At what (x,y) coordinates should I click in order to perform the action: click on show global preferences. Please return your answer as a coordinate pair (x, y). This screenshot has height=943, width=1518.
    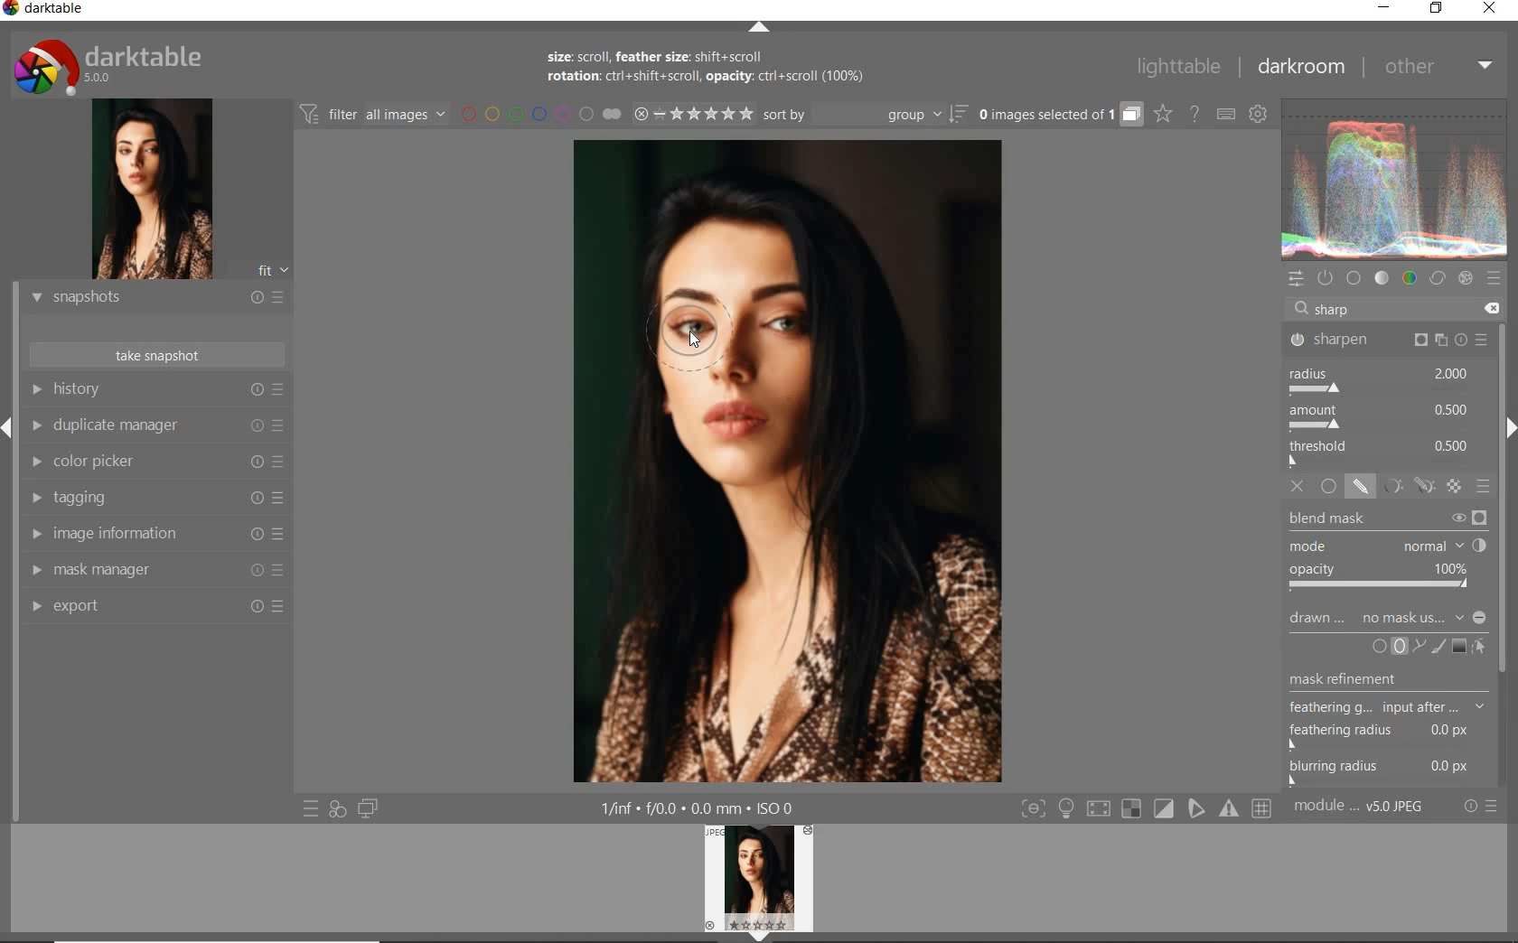
    Looking at the image, I should click on (1257, 110).